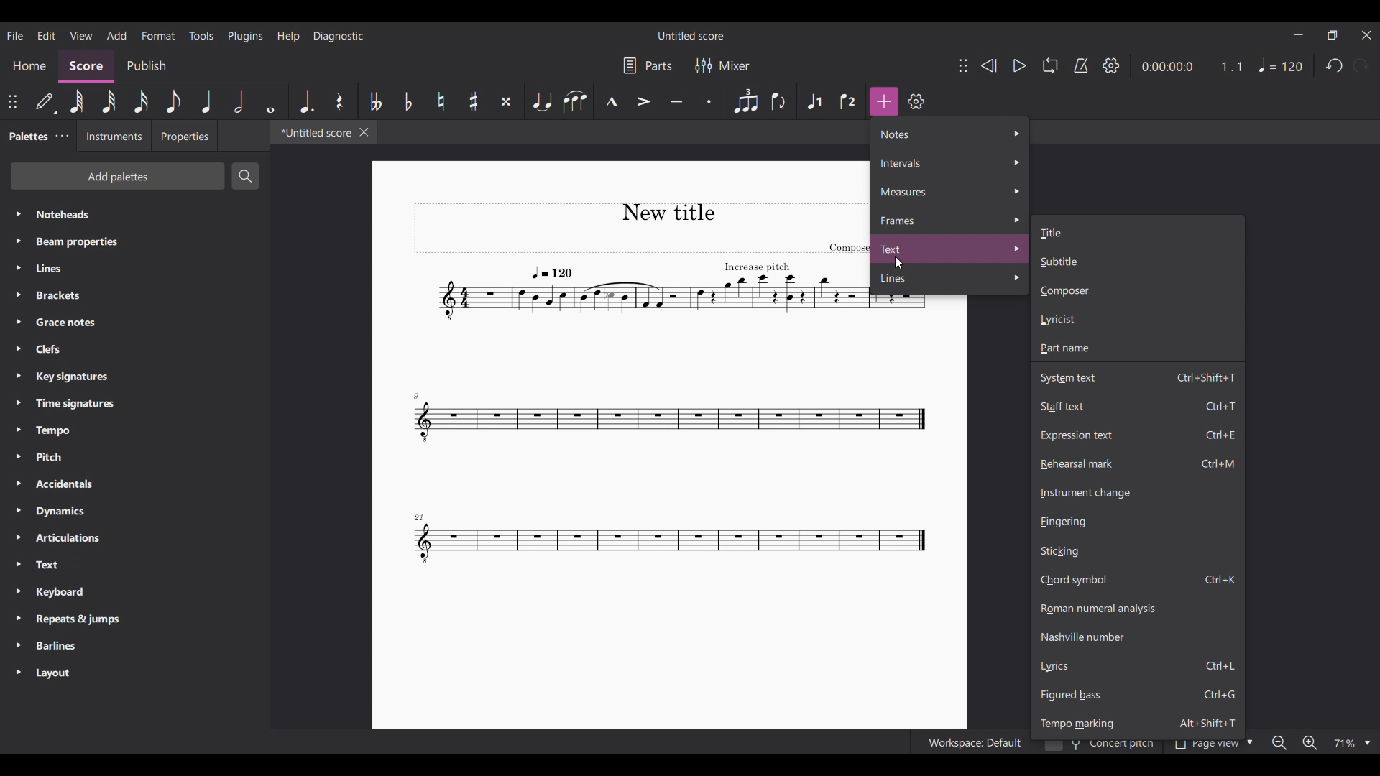 The image size is (1380, 776). What do you see at coordinates (916, 101) in the screenshot?
I see `Settings` at bounding box center [916, 101].